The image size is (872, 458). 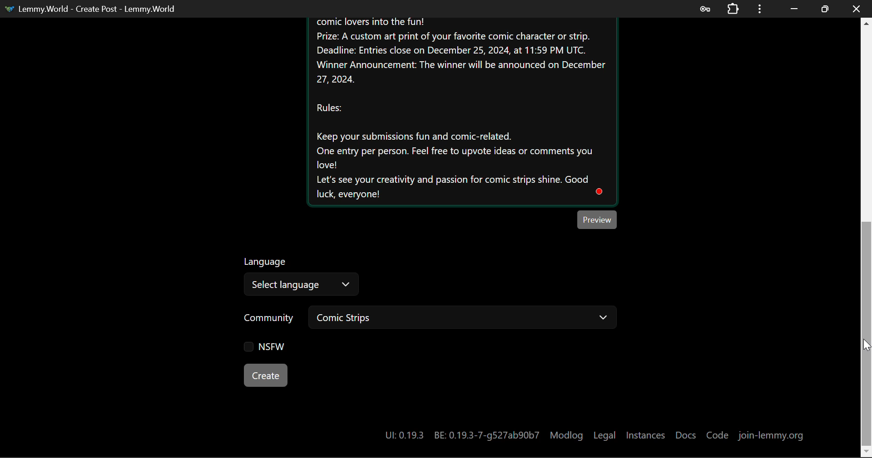 What do you see at coordinates (867, 237) in the screenshot?
I see `Scroll Bar` at bounding box center [867, 237].